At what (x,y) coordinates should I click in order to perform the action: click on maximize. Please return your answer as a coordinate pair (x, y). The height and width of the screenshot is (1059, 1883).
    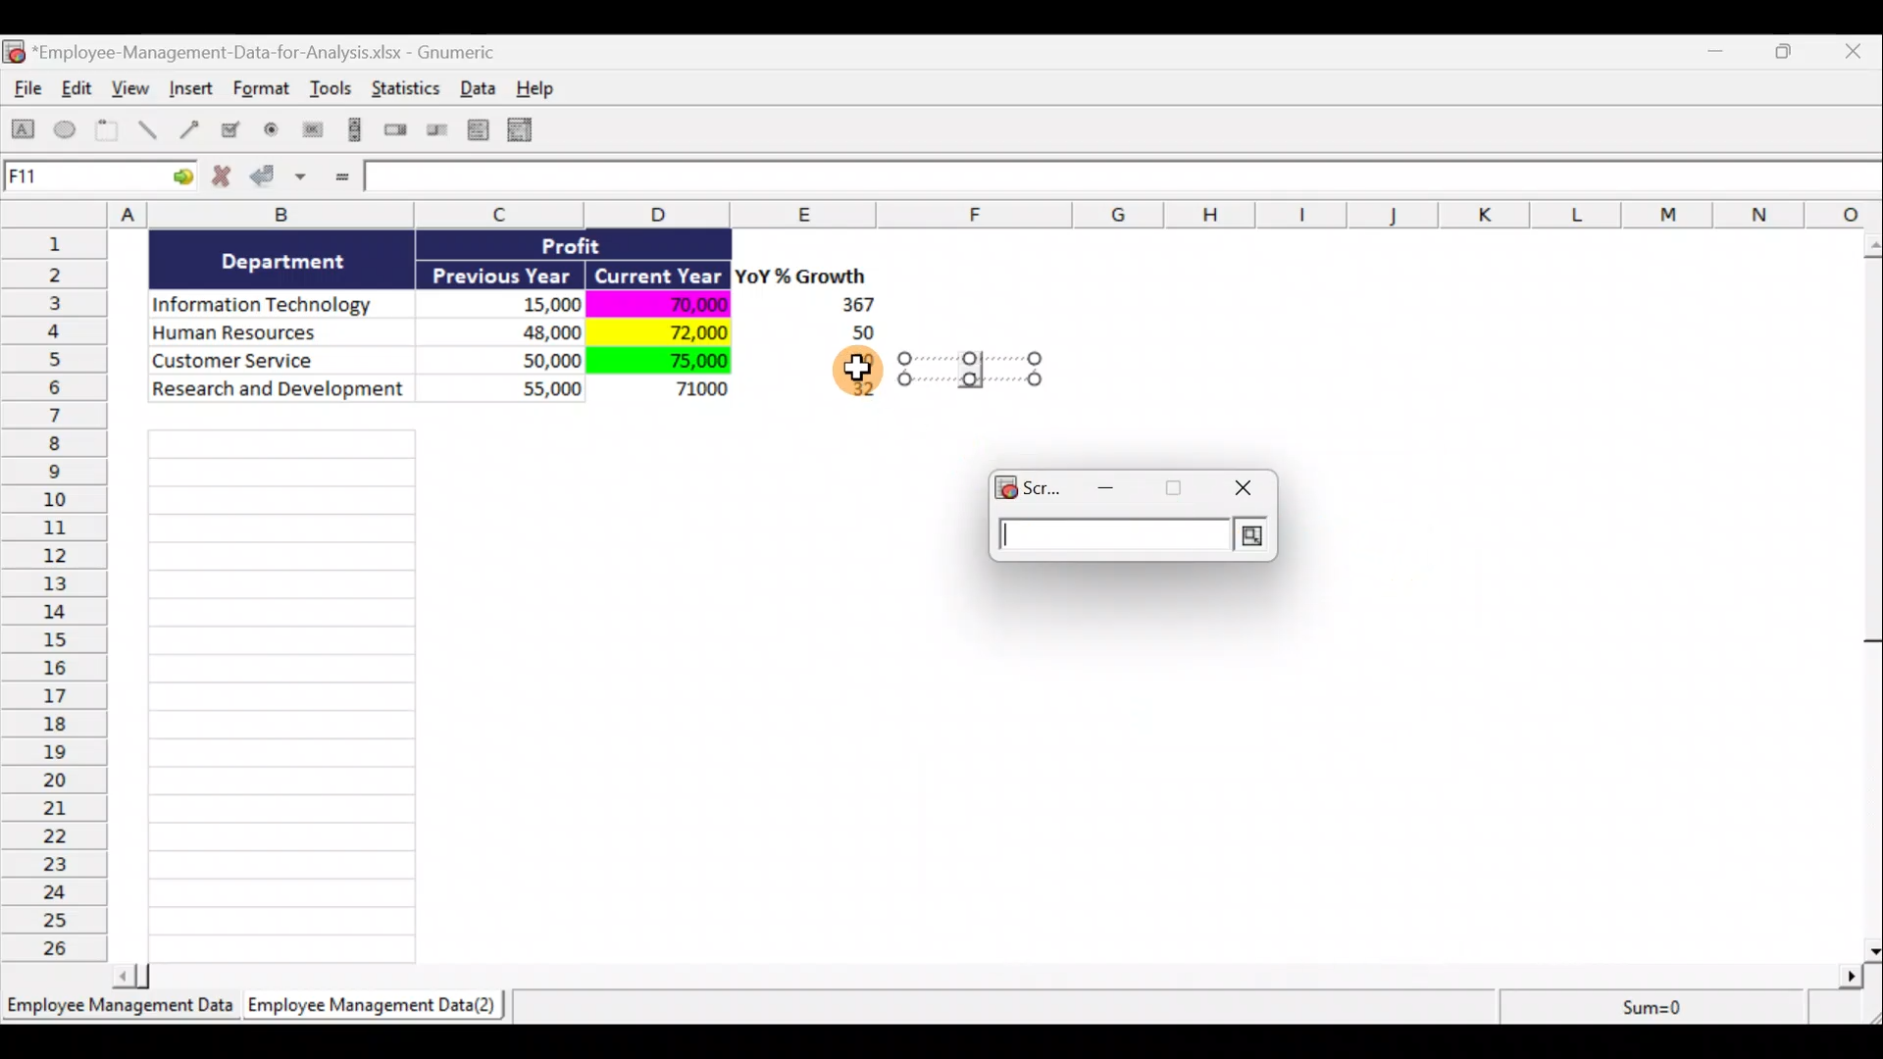
    Looking at the image, I should click on (1174, 488).